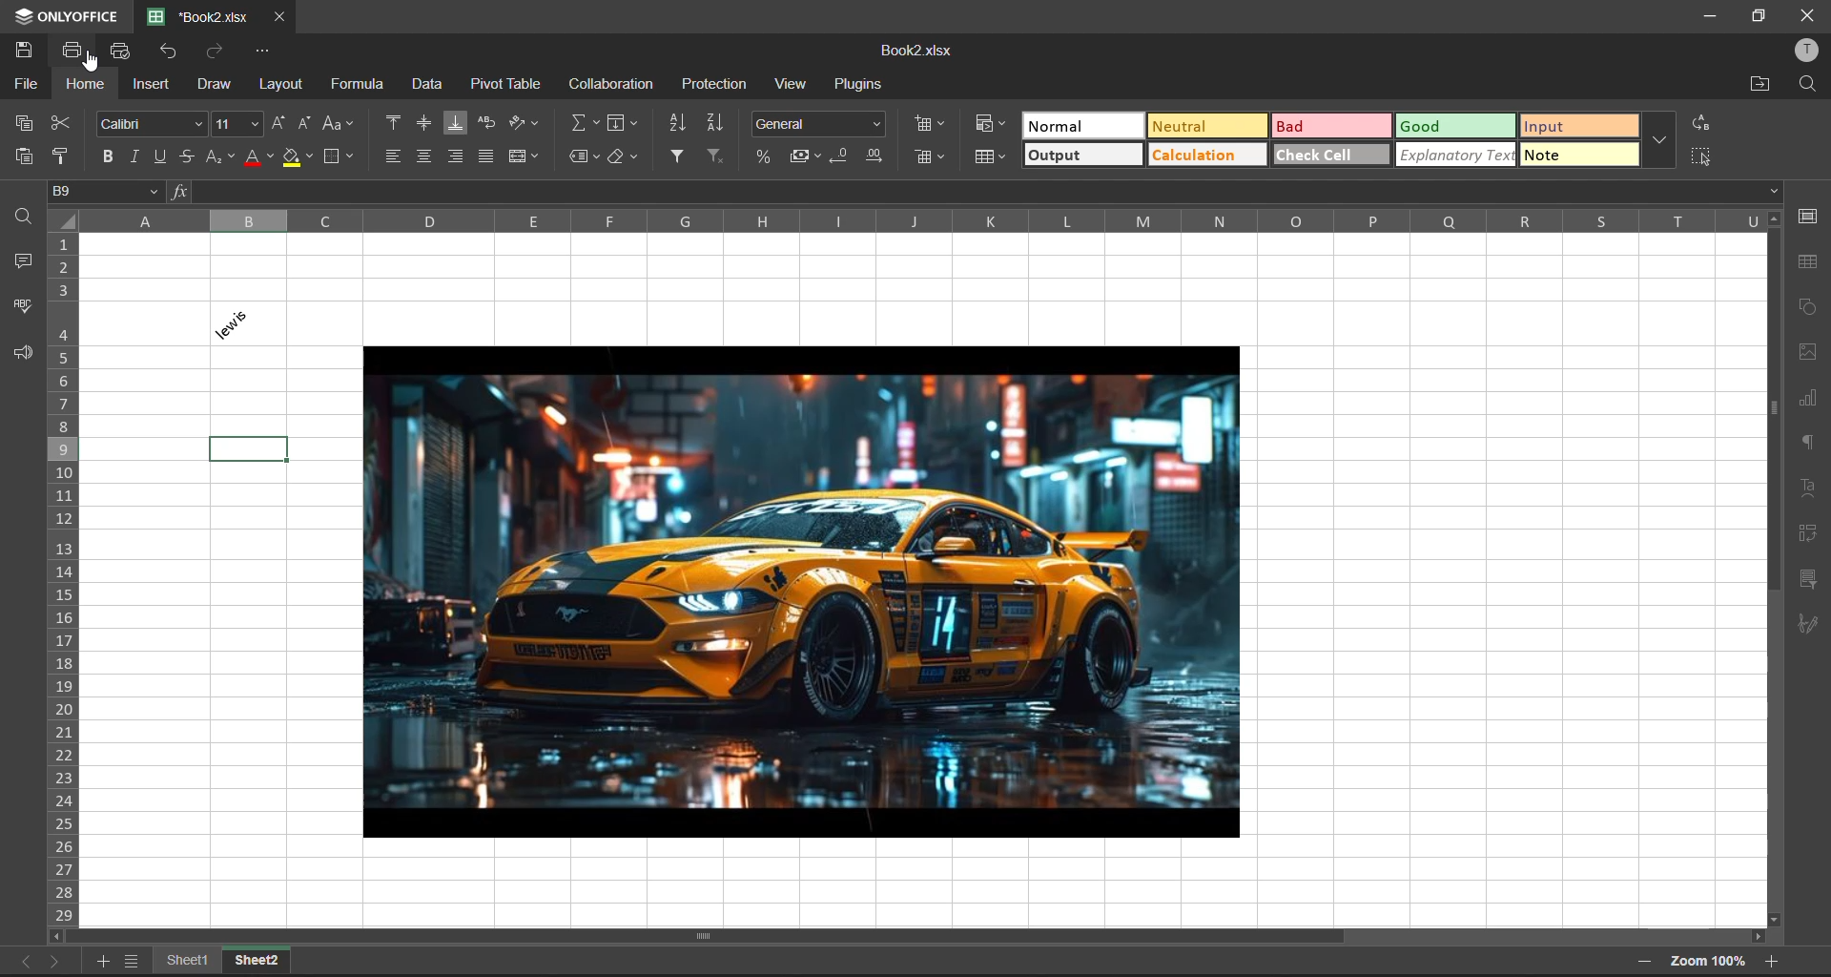 Image resolution: width=1831 pixels, height=977 pixels. What do you see at coordinates (300, 159) in the screenshot?
I see `fill color` at bounding box center [300, 159].